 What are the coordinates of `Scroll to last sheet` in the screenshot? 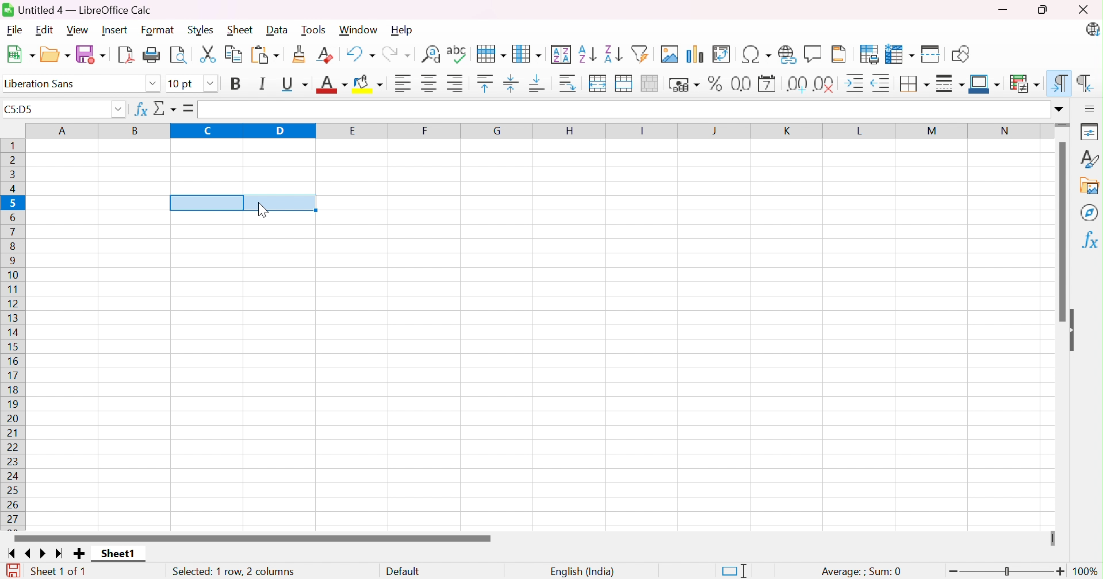 It's located at (61, 555).